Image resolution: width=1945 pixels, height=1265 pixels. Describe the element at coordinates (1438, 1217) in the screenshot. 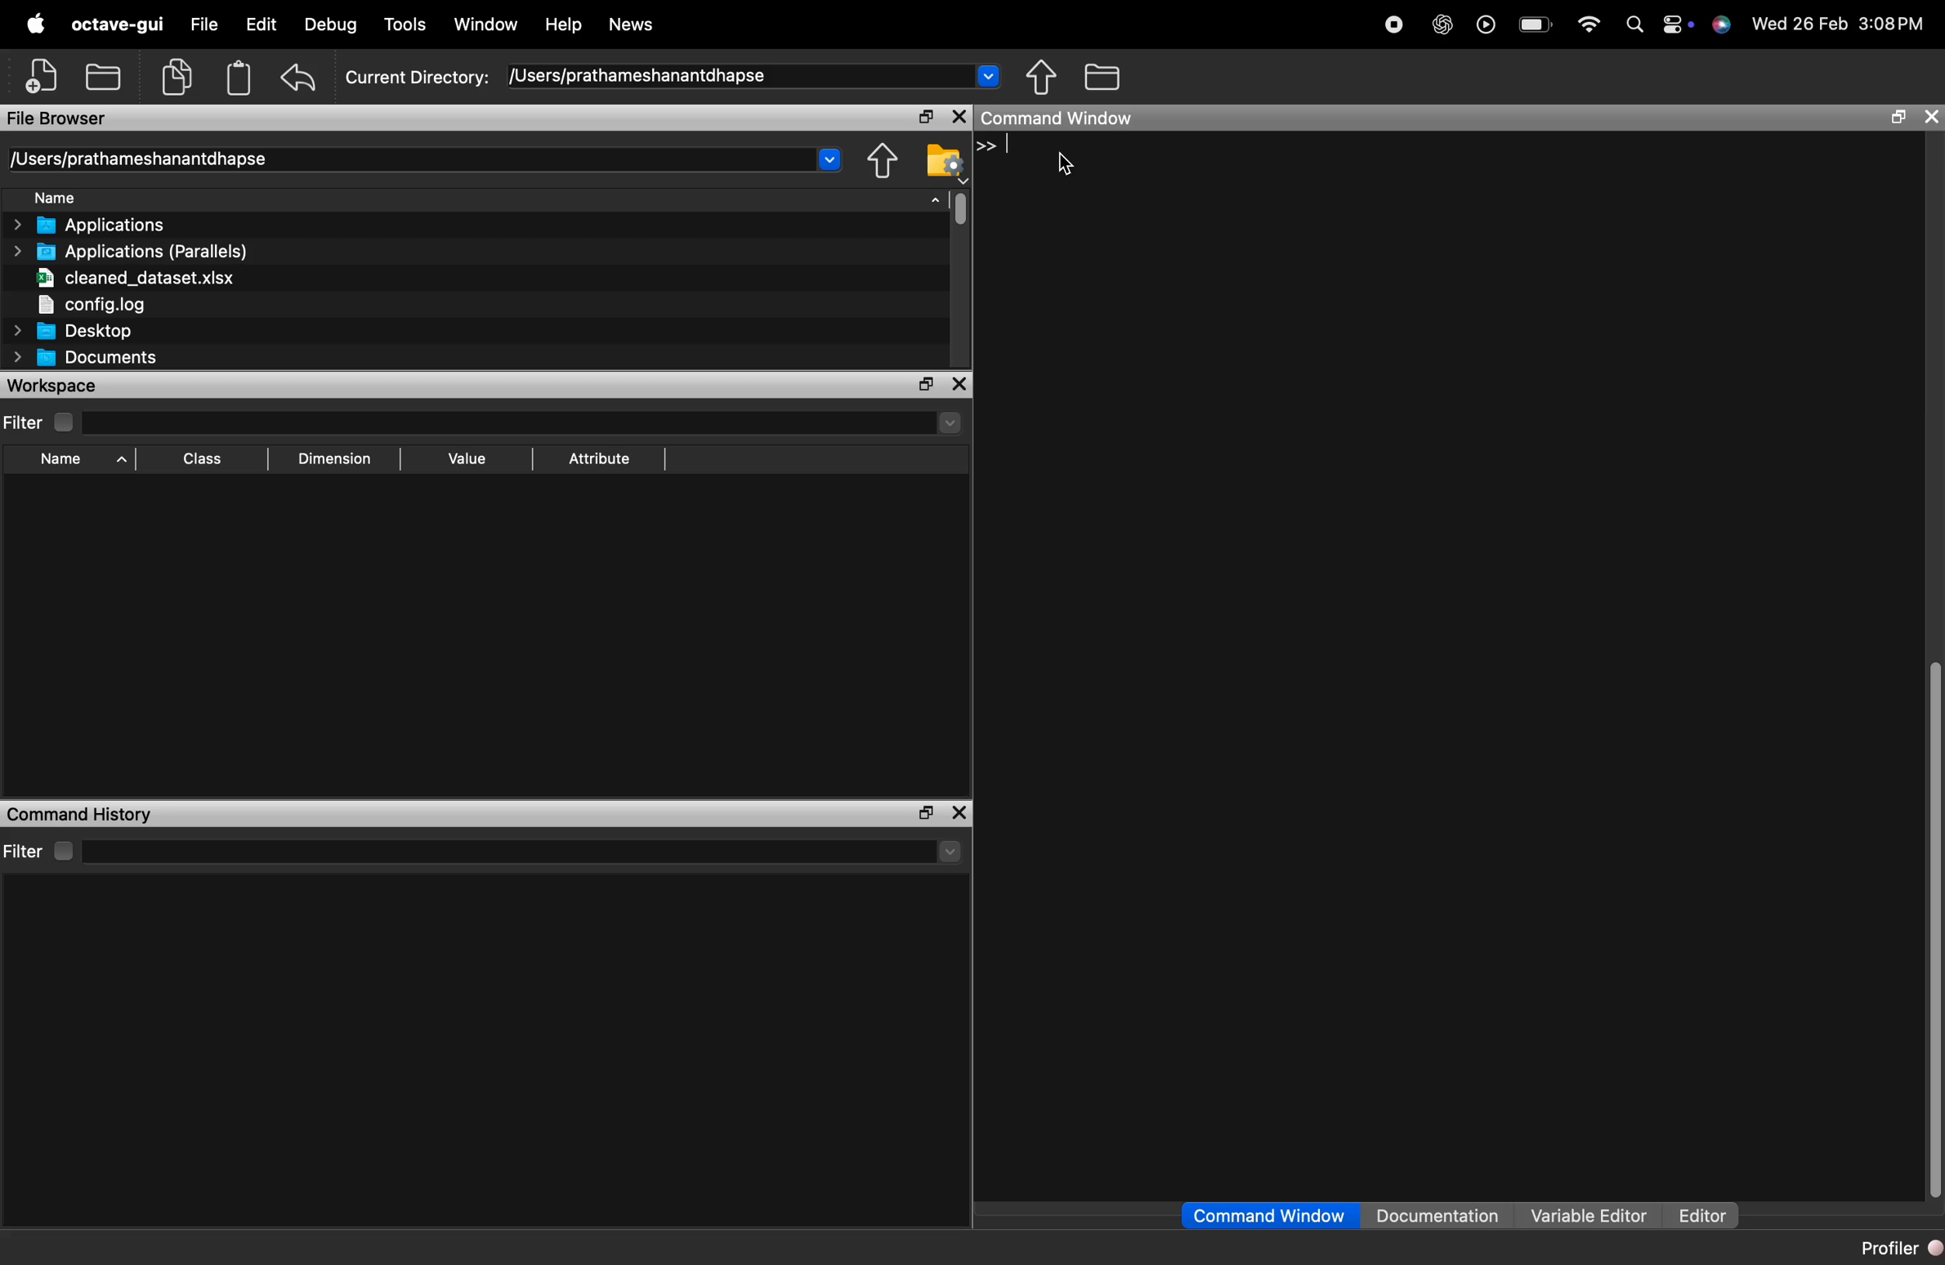

I see `Documentation` at that location.